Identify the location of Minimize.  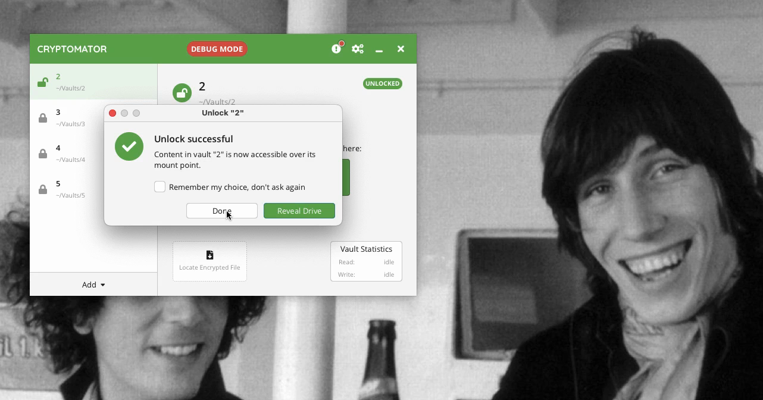
(379, 51).